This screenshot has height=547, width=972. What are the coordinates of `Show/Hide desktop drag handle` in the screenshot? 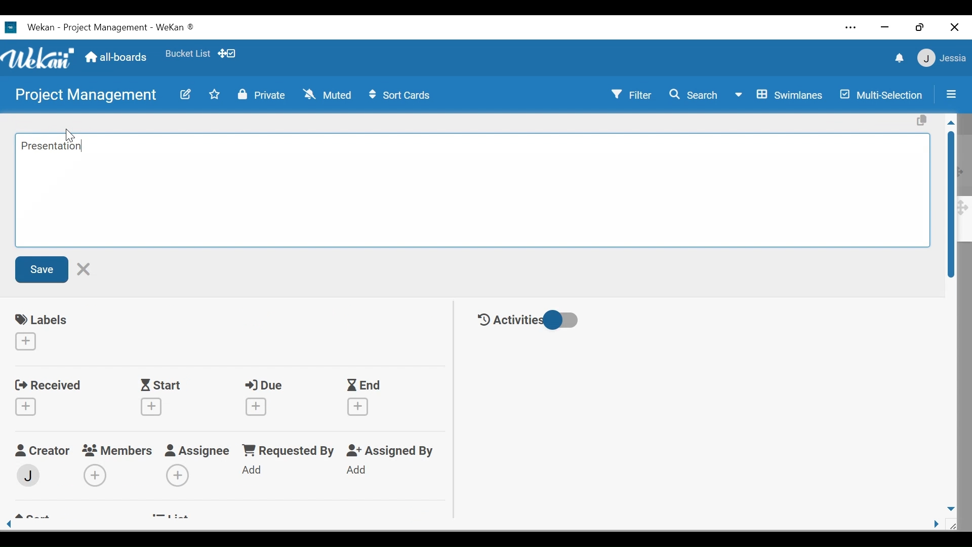 It's located at (226, 54).